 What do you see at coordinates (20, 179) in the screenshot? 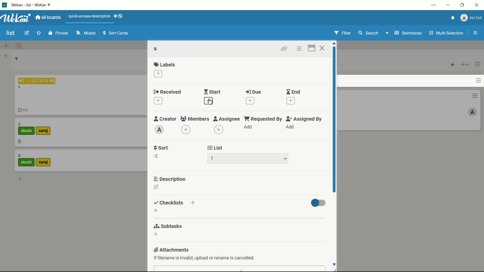
I see `add card bottom` at bounding box center [20, 179].